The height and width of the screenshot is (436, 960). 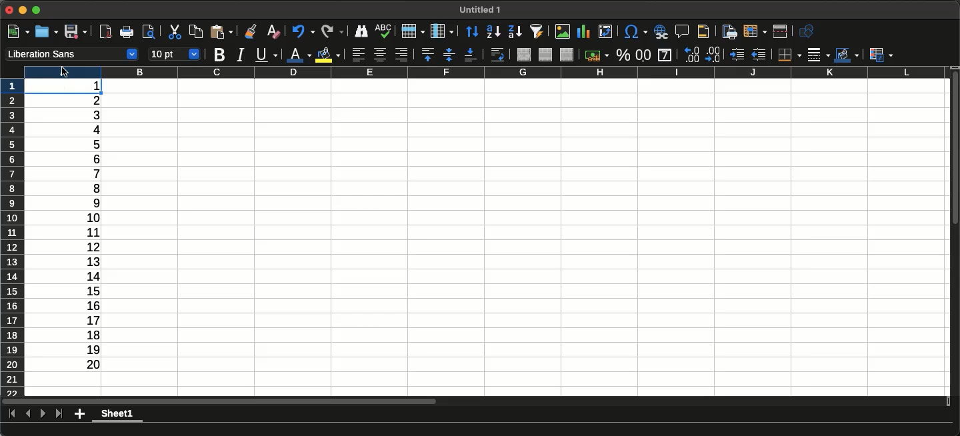 What do you see at coordinates (497, 55) in the screenshot?
I see `Wrap text` at bounding box center [497, 55].